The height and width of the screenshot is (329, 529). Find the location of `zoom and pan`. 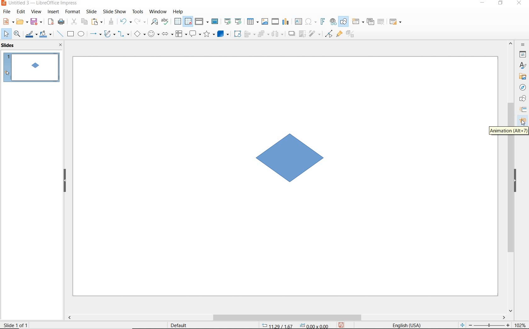

zoom and pan is located at coordinates (17, 34).